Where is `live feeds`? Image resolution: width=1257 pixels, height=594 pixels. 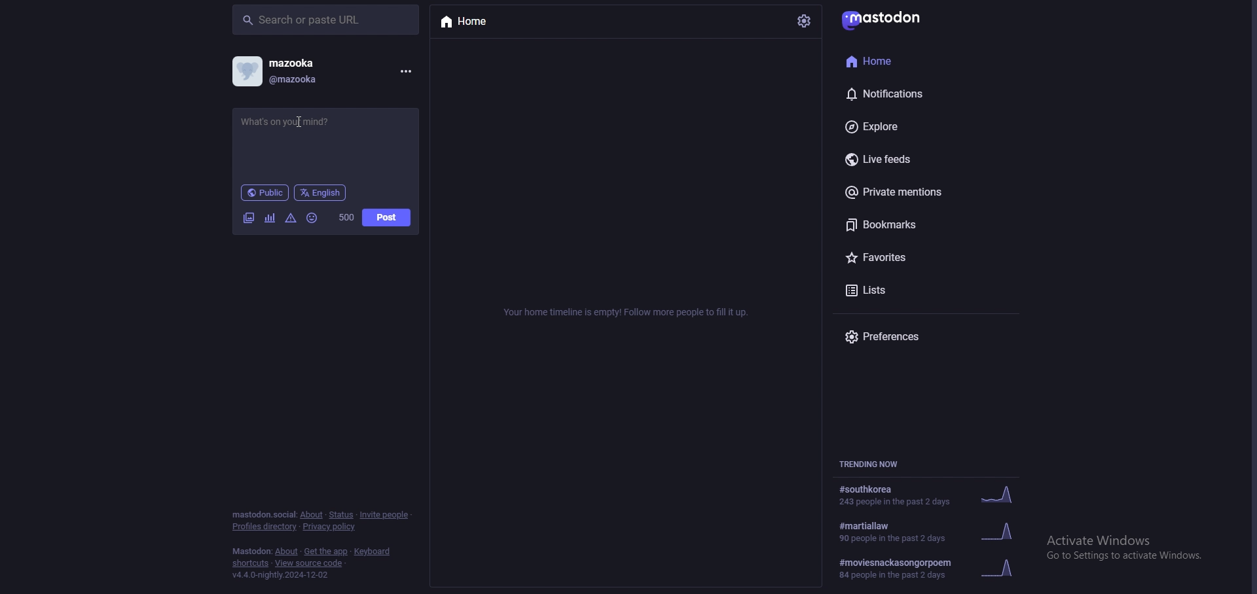 live feeds is located at coordinates (913, 159).